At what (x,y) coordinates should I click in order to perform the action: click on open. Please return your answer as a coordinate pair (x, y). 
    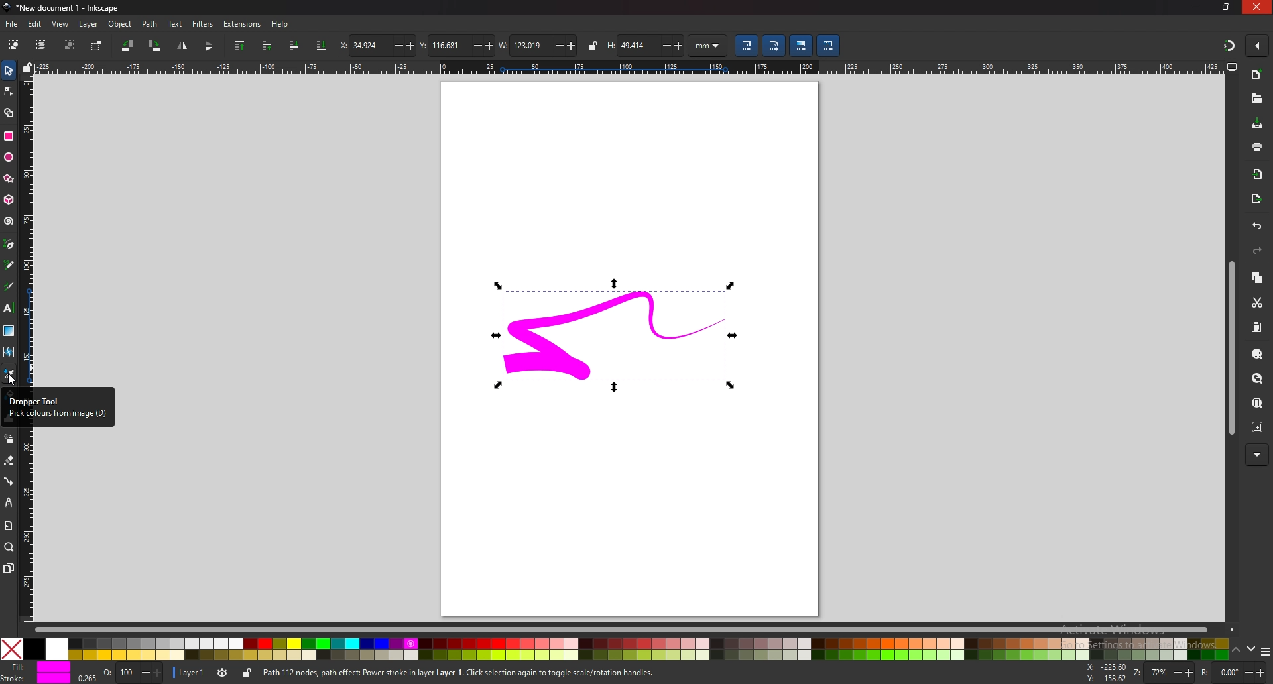
    Looking at the image, I should click on (1258, 101).